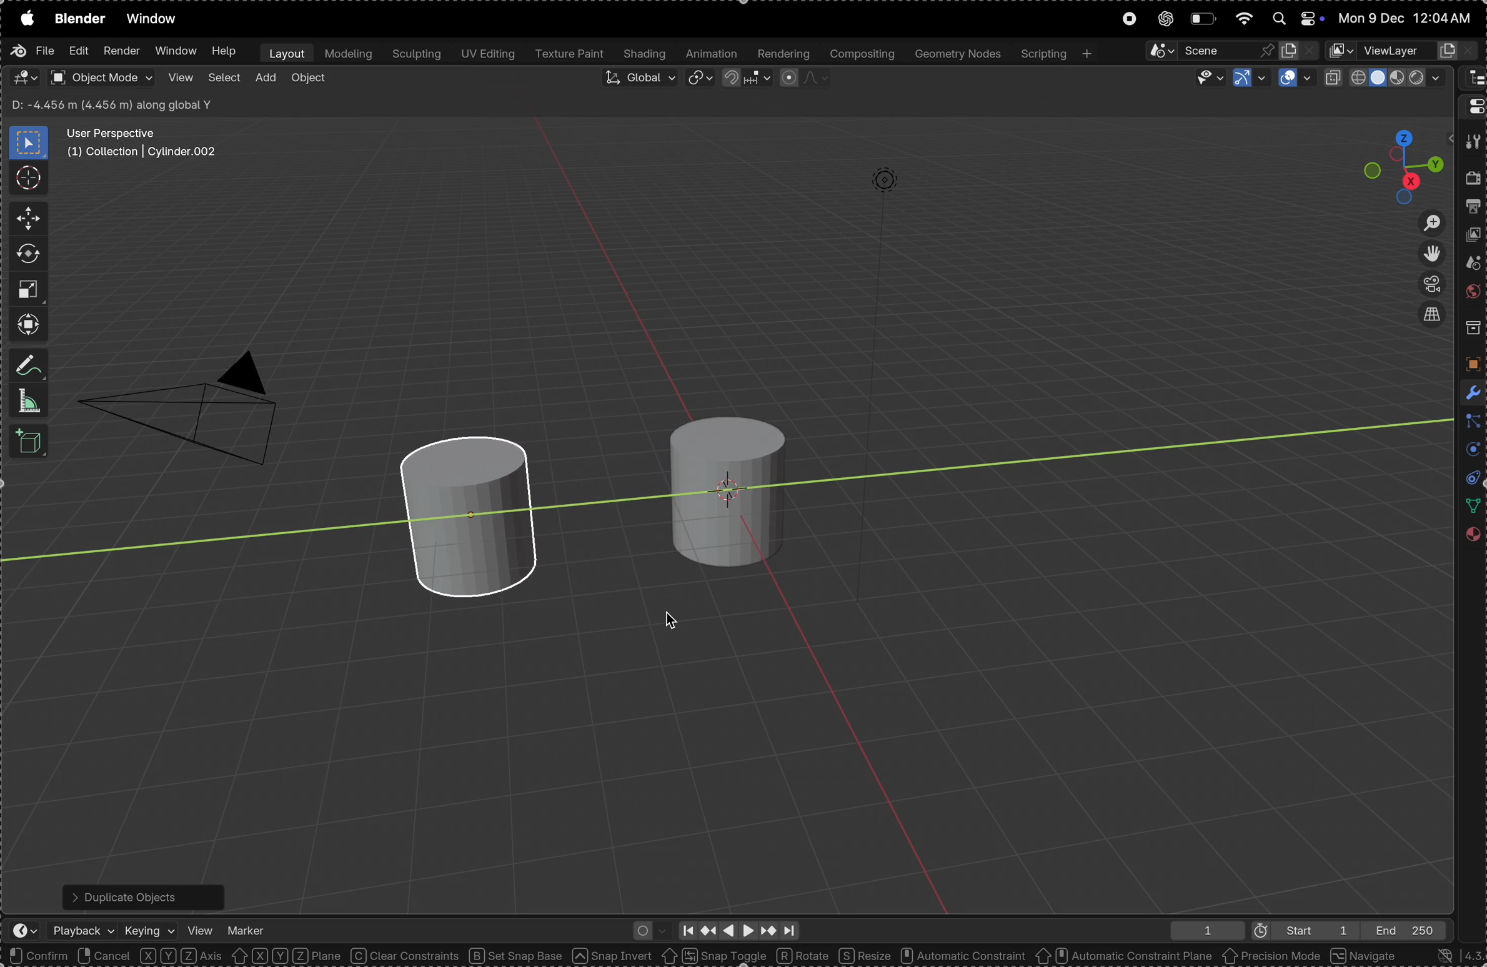 The height and width of the screenshot is (967, 1487). What do you see at coordinates (24, 77) in the screenshot?
I see `editor type` at bounding box center [24, 77].